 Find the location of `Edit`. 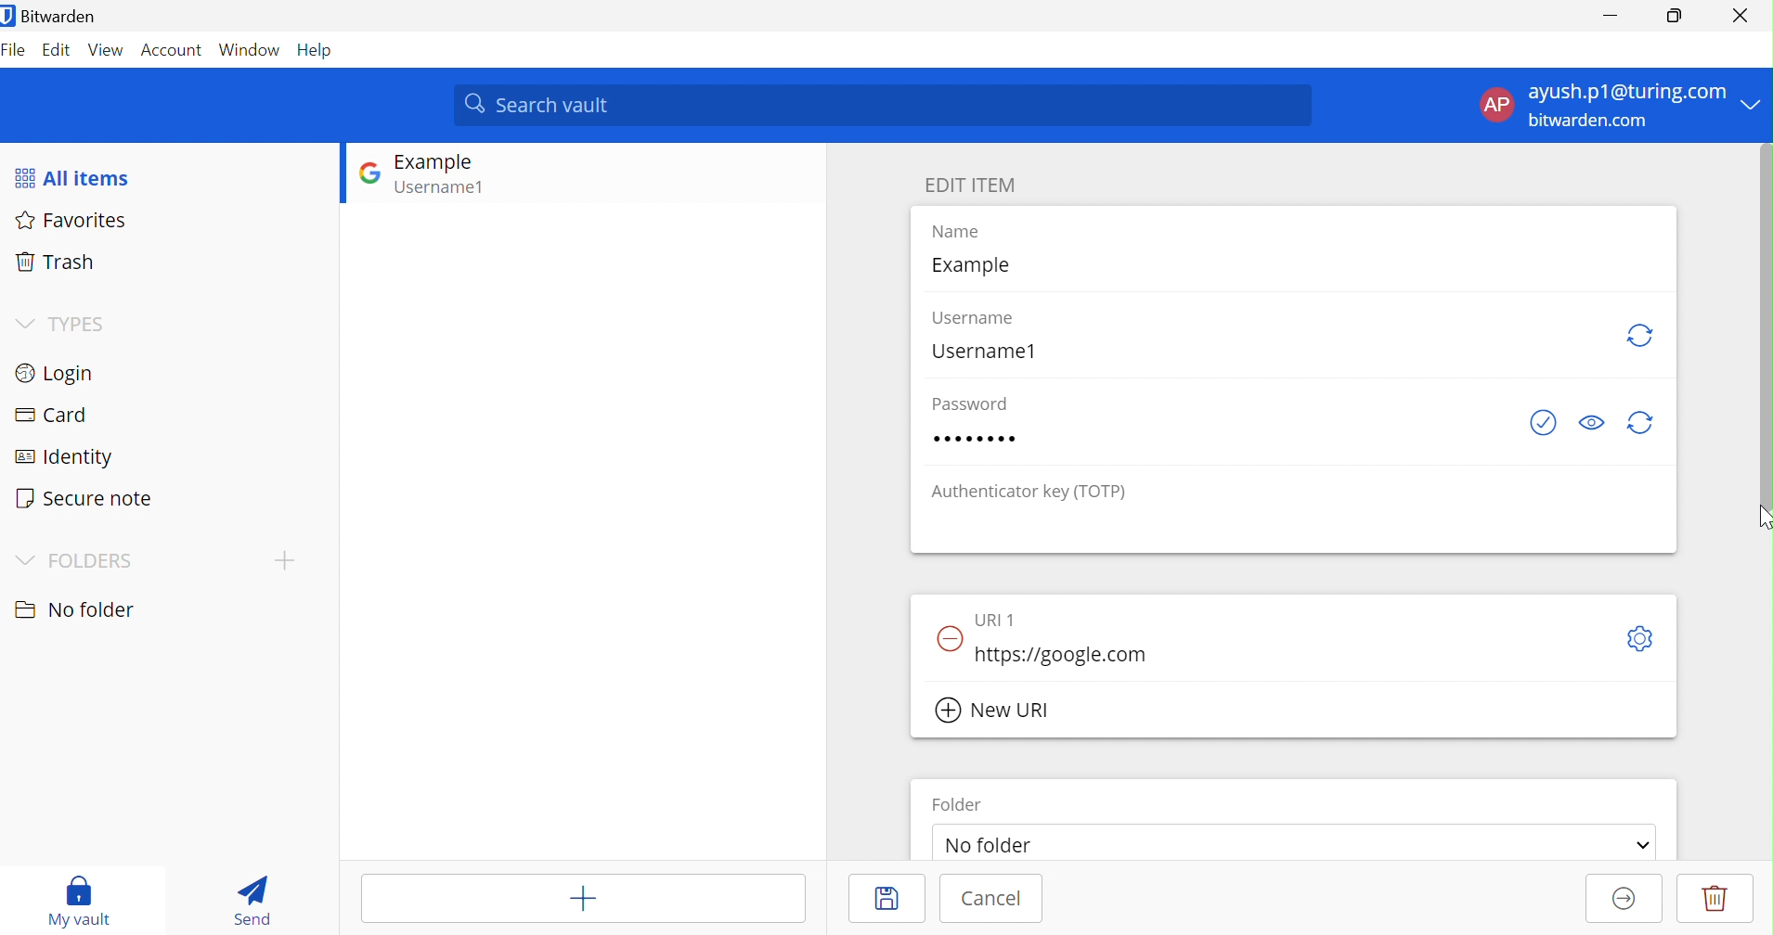

Edit is located at coordinates (57, 52).